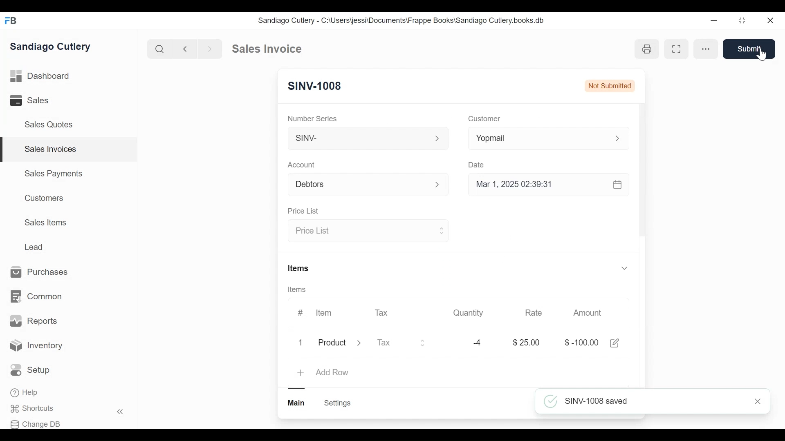  I want to click on Next, so click(211, 49).